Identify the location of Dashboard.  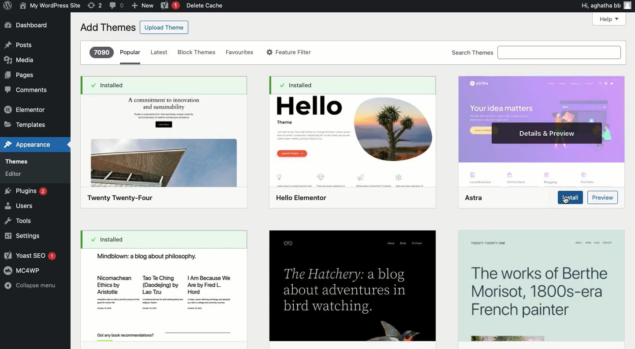
(28, 25).